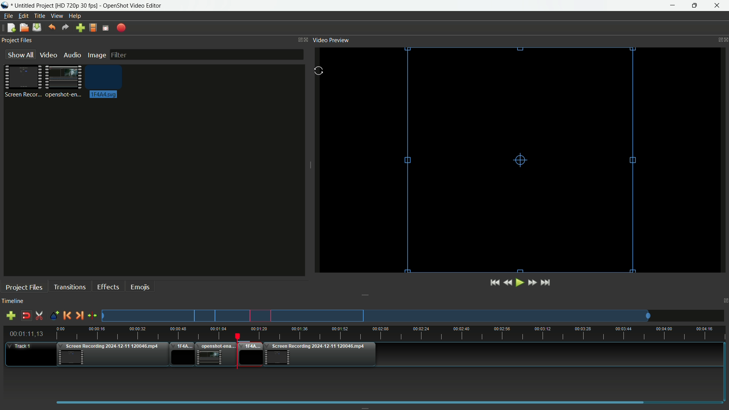 This screenshot has height=410, width=729. What do you see at coordinates (107, 287) in the screenshot?
I see `Effects` at bounding box center [107, 287].